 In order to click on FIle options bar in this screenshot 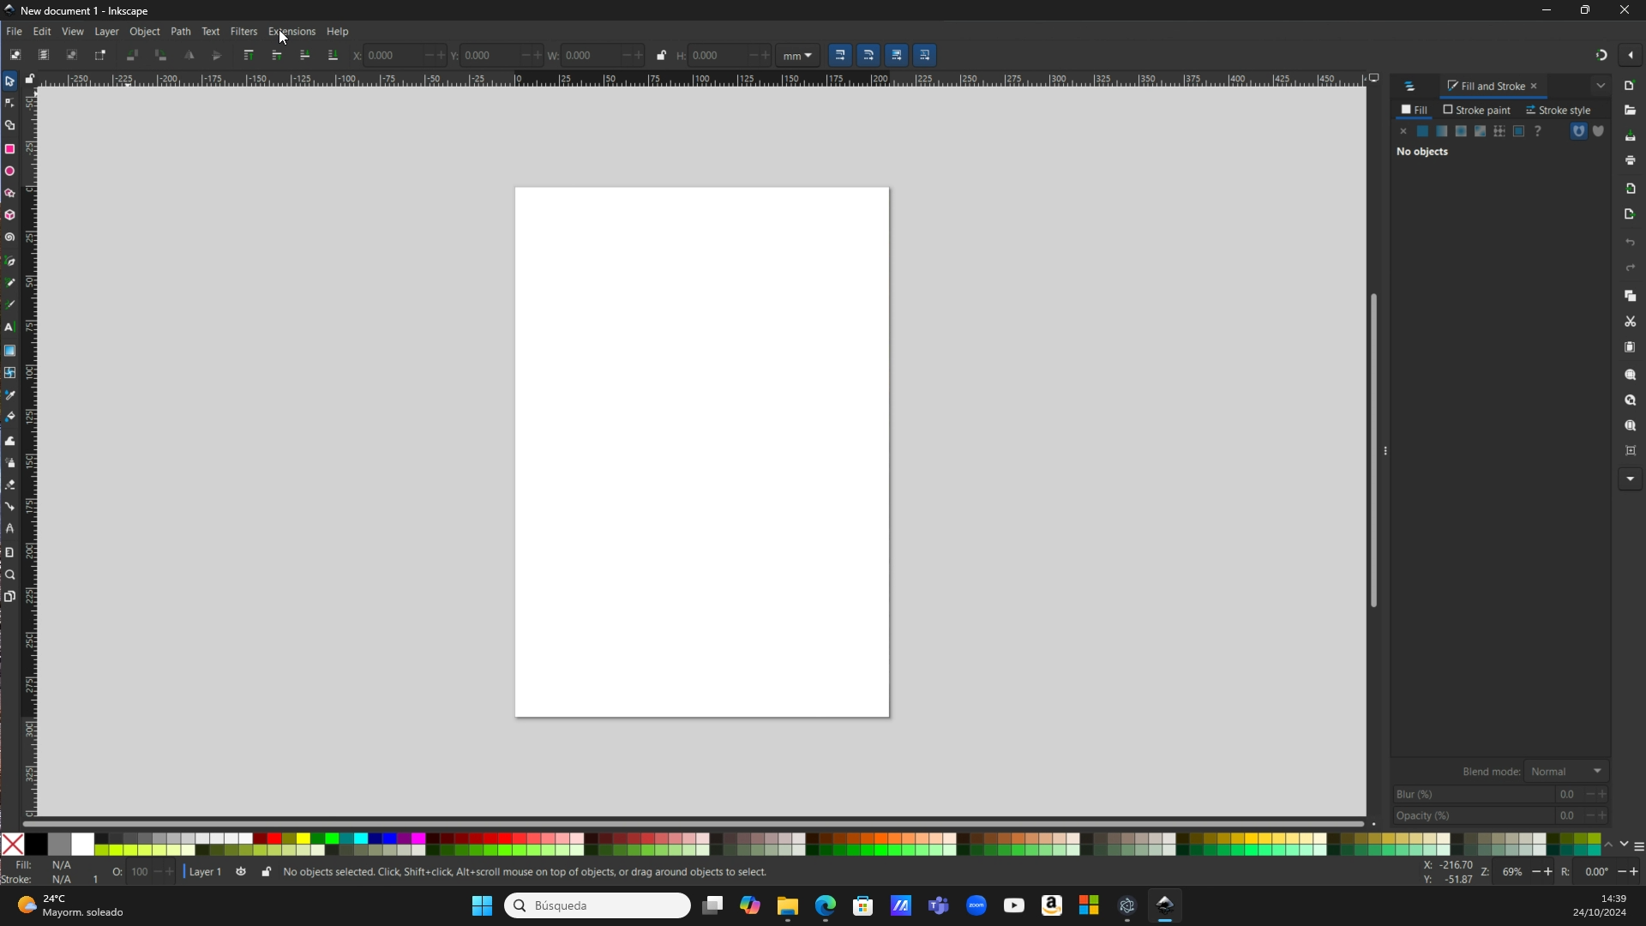, I will do `click(1629, 281)`.